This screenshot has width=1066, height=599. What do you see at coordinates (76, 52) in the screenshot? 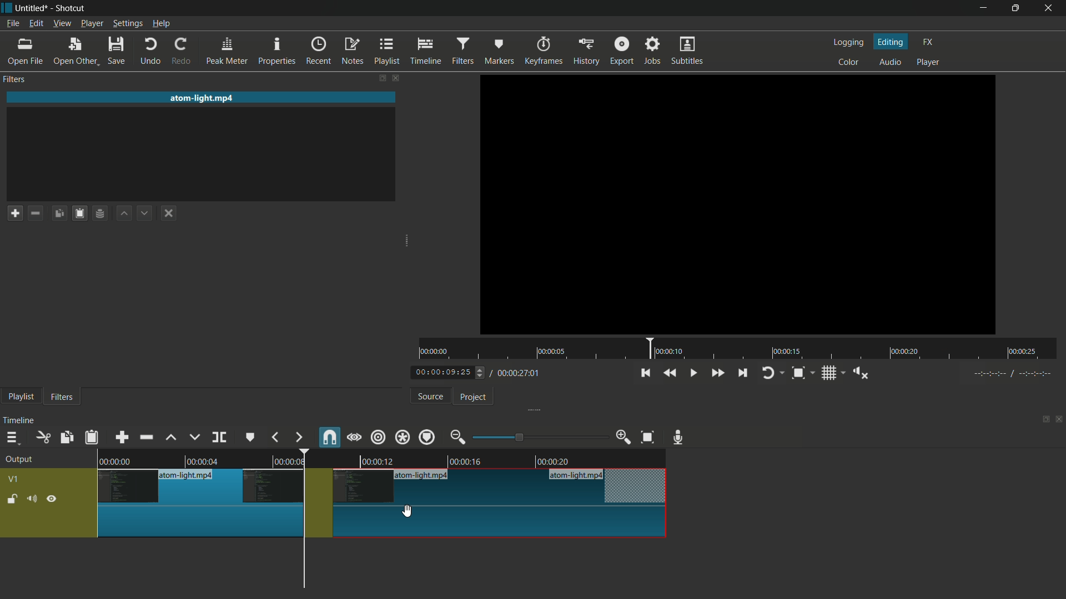
I see `open other` at bounding box center [76, 52].